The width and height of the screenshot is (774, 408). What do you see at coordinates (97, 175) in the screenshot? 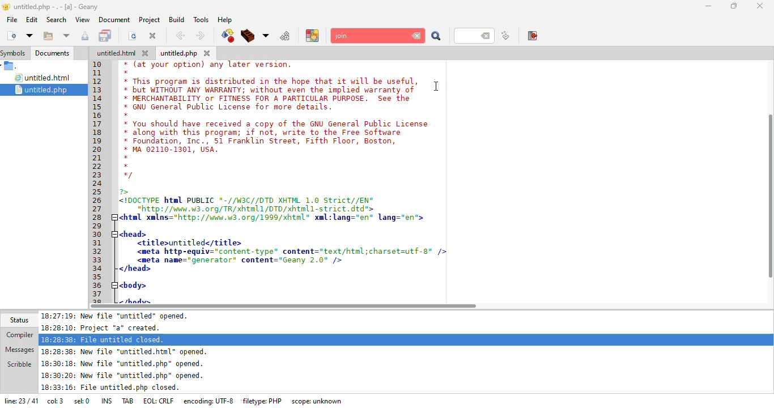
I see `23` at bounding box center [97, 175].